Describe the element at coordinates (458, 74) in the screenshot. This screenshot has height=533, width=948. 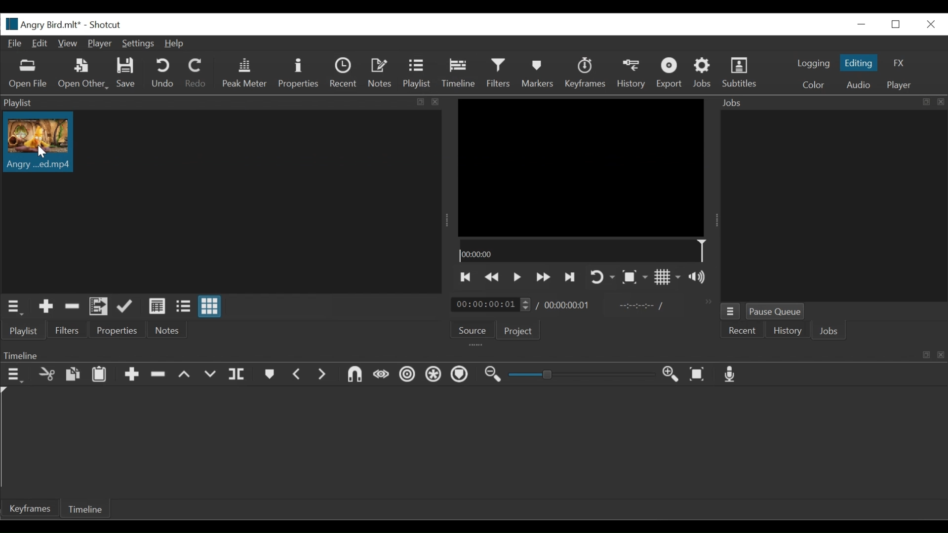
I see `Timeline` at that location.